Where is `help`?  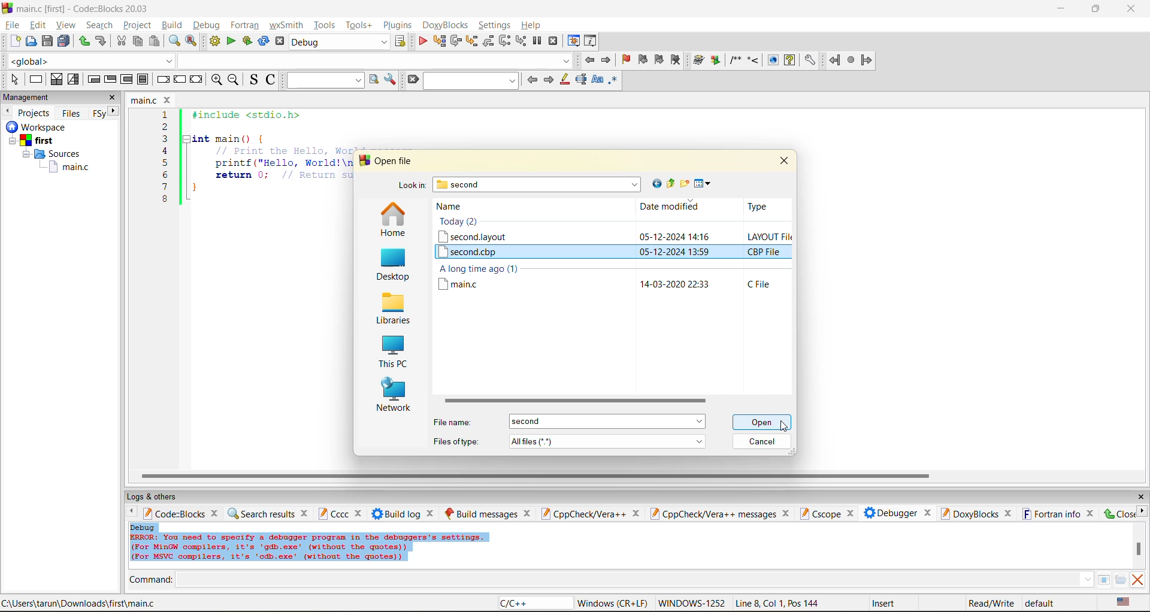
help is located at coordinates (532, 25).